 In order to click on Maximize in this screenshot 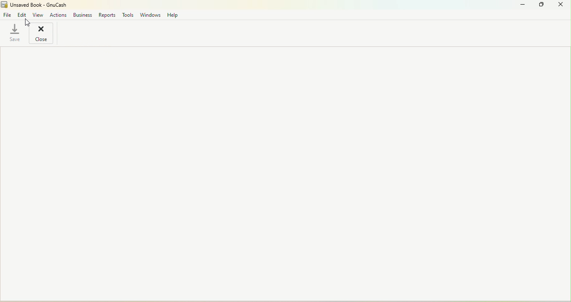, I will do `click(540, 5)`.